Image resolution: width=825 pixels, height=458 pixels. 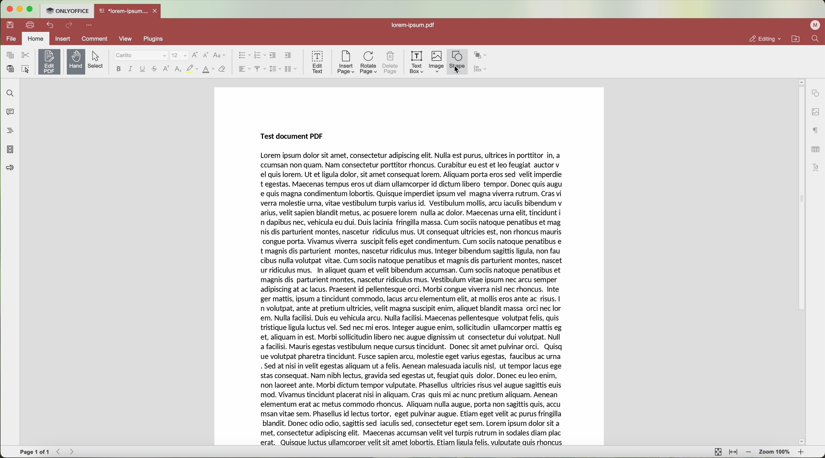 I want to click on find, so click(x=815, y=39).